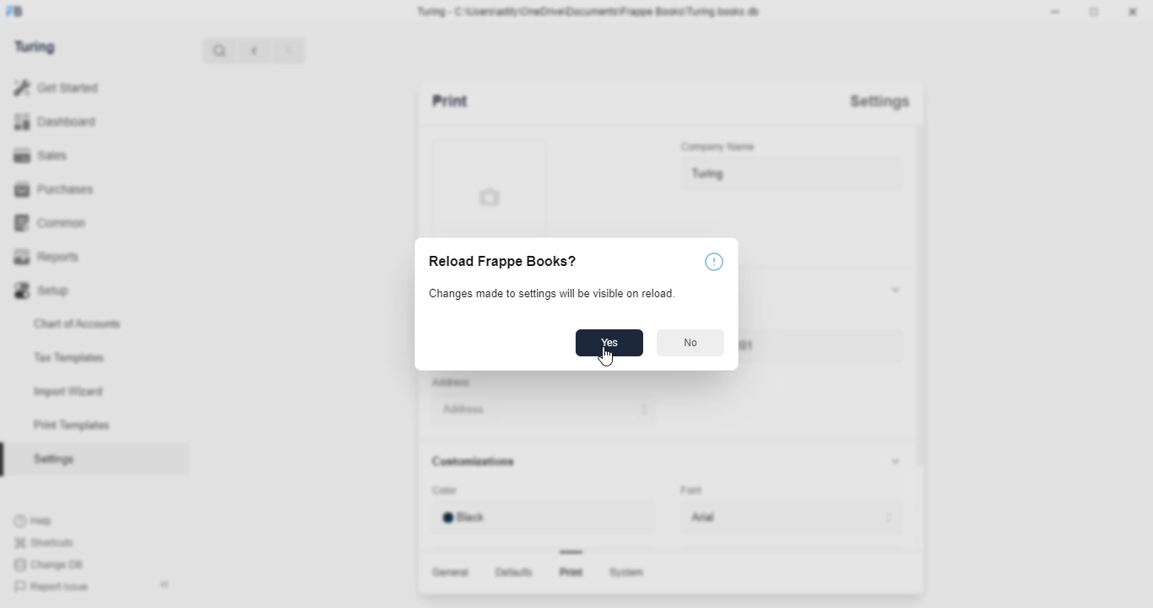  I want to click on Chart of Accounts, so click(84, 323).